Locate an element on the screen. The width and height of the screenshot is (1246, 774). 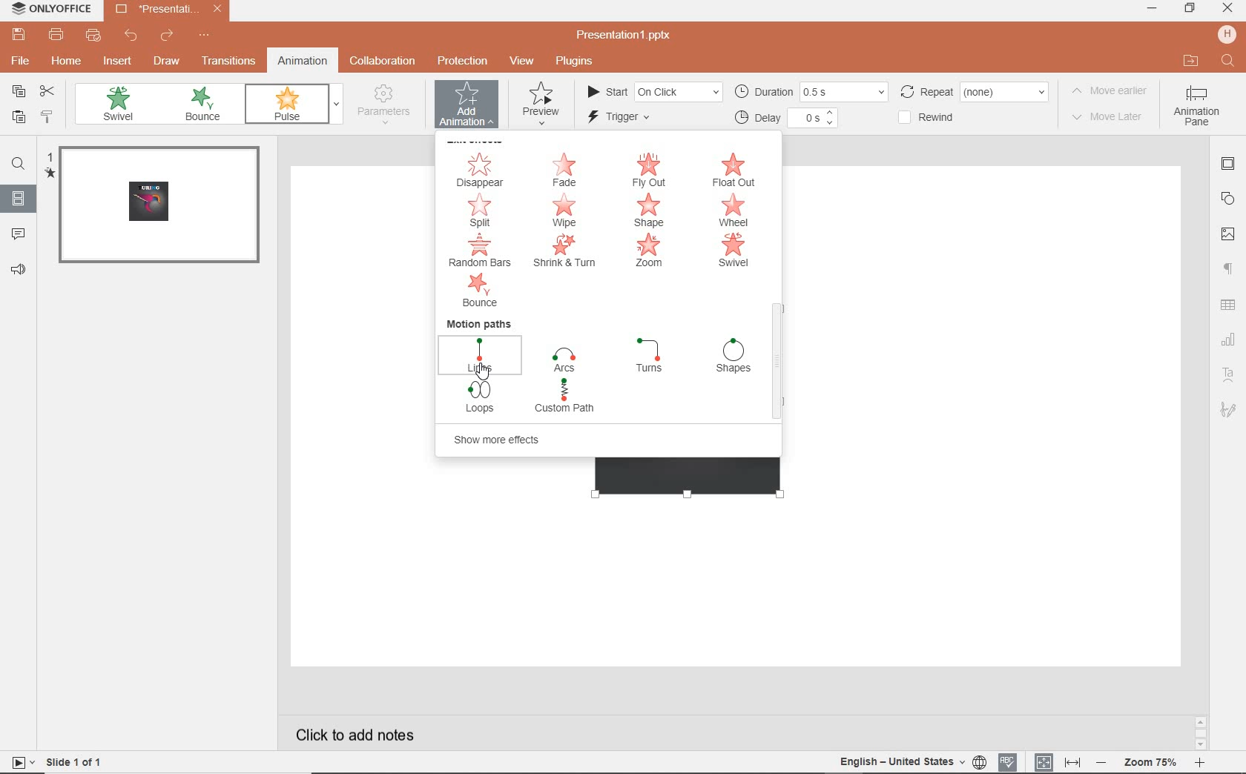
slides is located at coordinates (18, 201).